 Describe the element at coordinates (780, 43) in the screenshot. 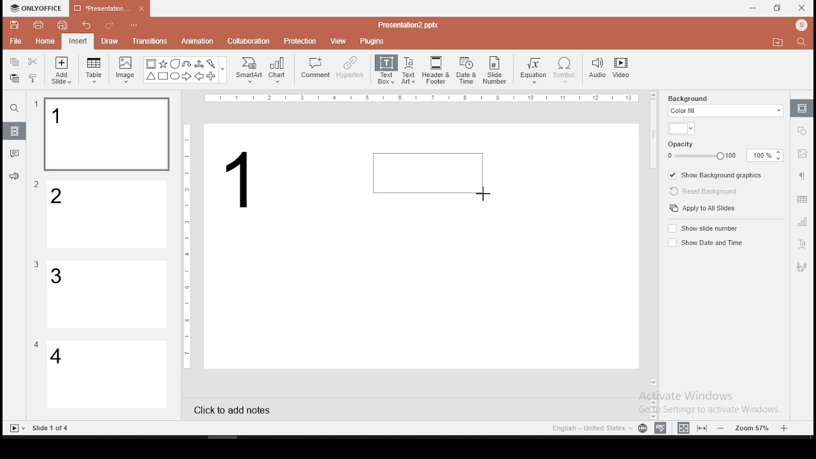

I see `Move to folder` at that location.